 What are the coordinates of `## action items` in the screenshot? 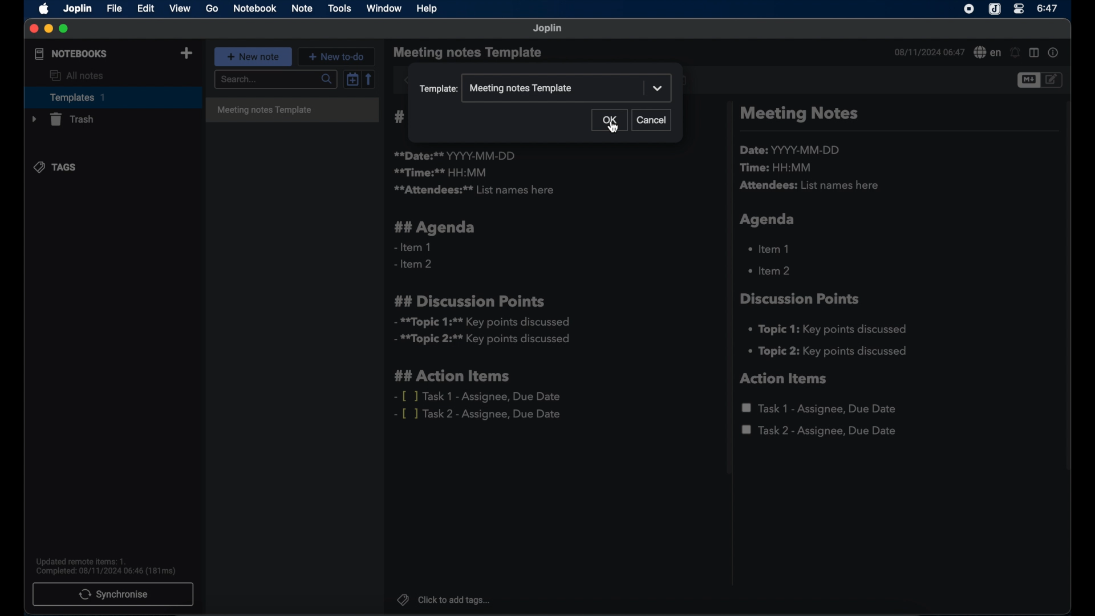 It's located at (455, 376).